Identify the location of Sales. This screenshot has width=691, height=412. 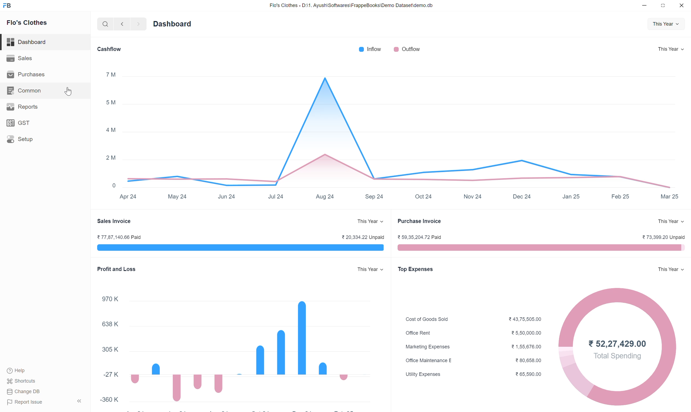
(24, 58).